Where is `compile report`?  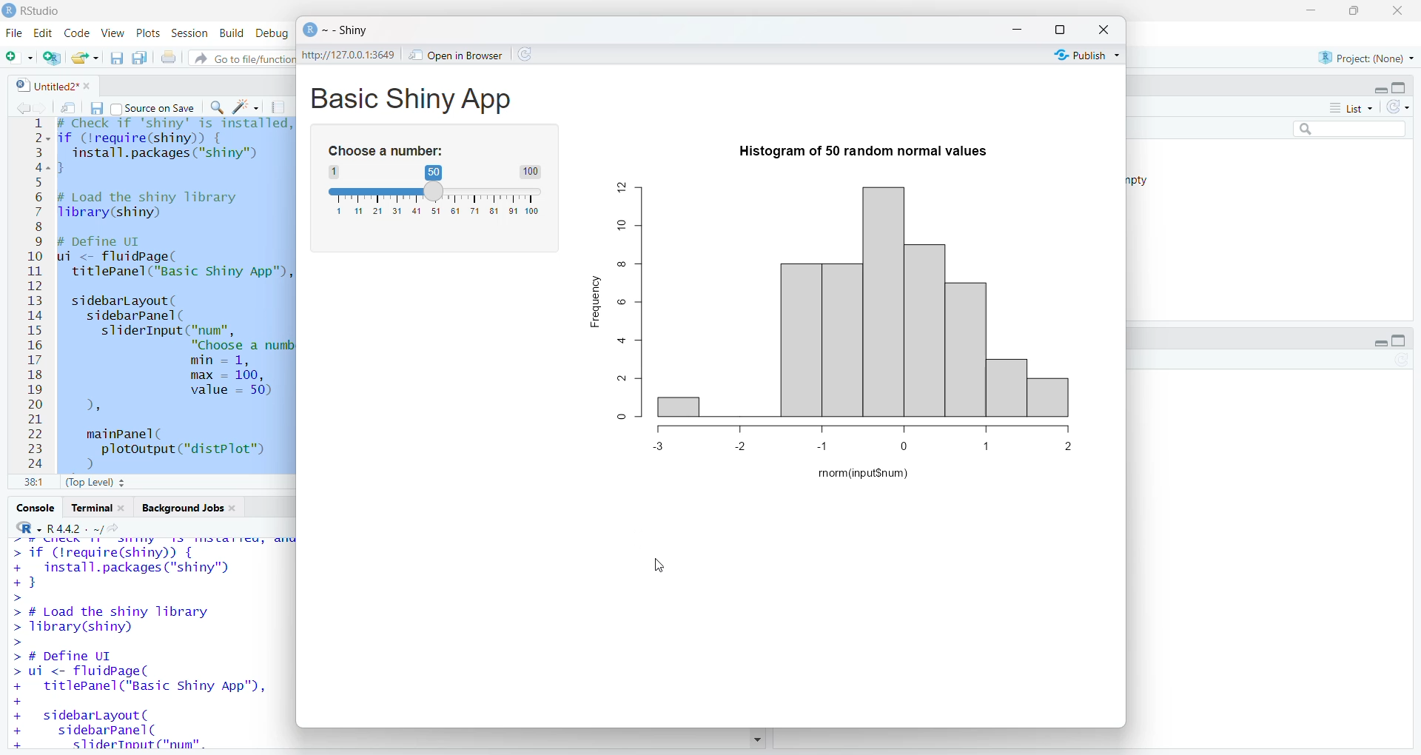 compile report is located at coordinates (278, 107).